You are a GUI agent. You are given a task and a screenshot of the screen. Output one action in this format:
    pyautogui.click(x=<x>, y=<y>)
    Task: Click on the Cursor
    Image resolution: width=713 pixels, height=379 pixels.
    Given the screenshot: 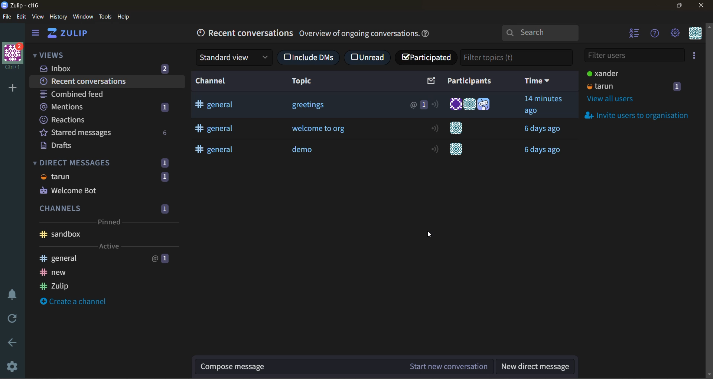 What is the action you would take?
    pyautogui.click(x=430, y=234)
    